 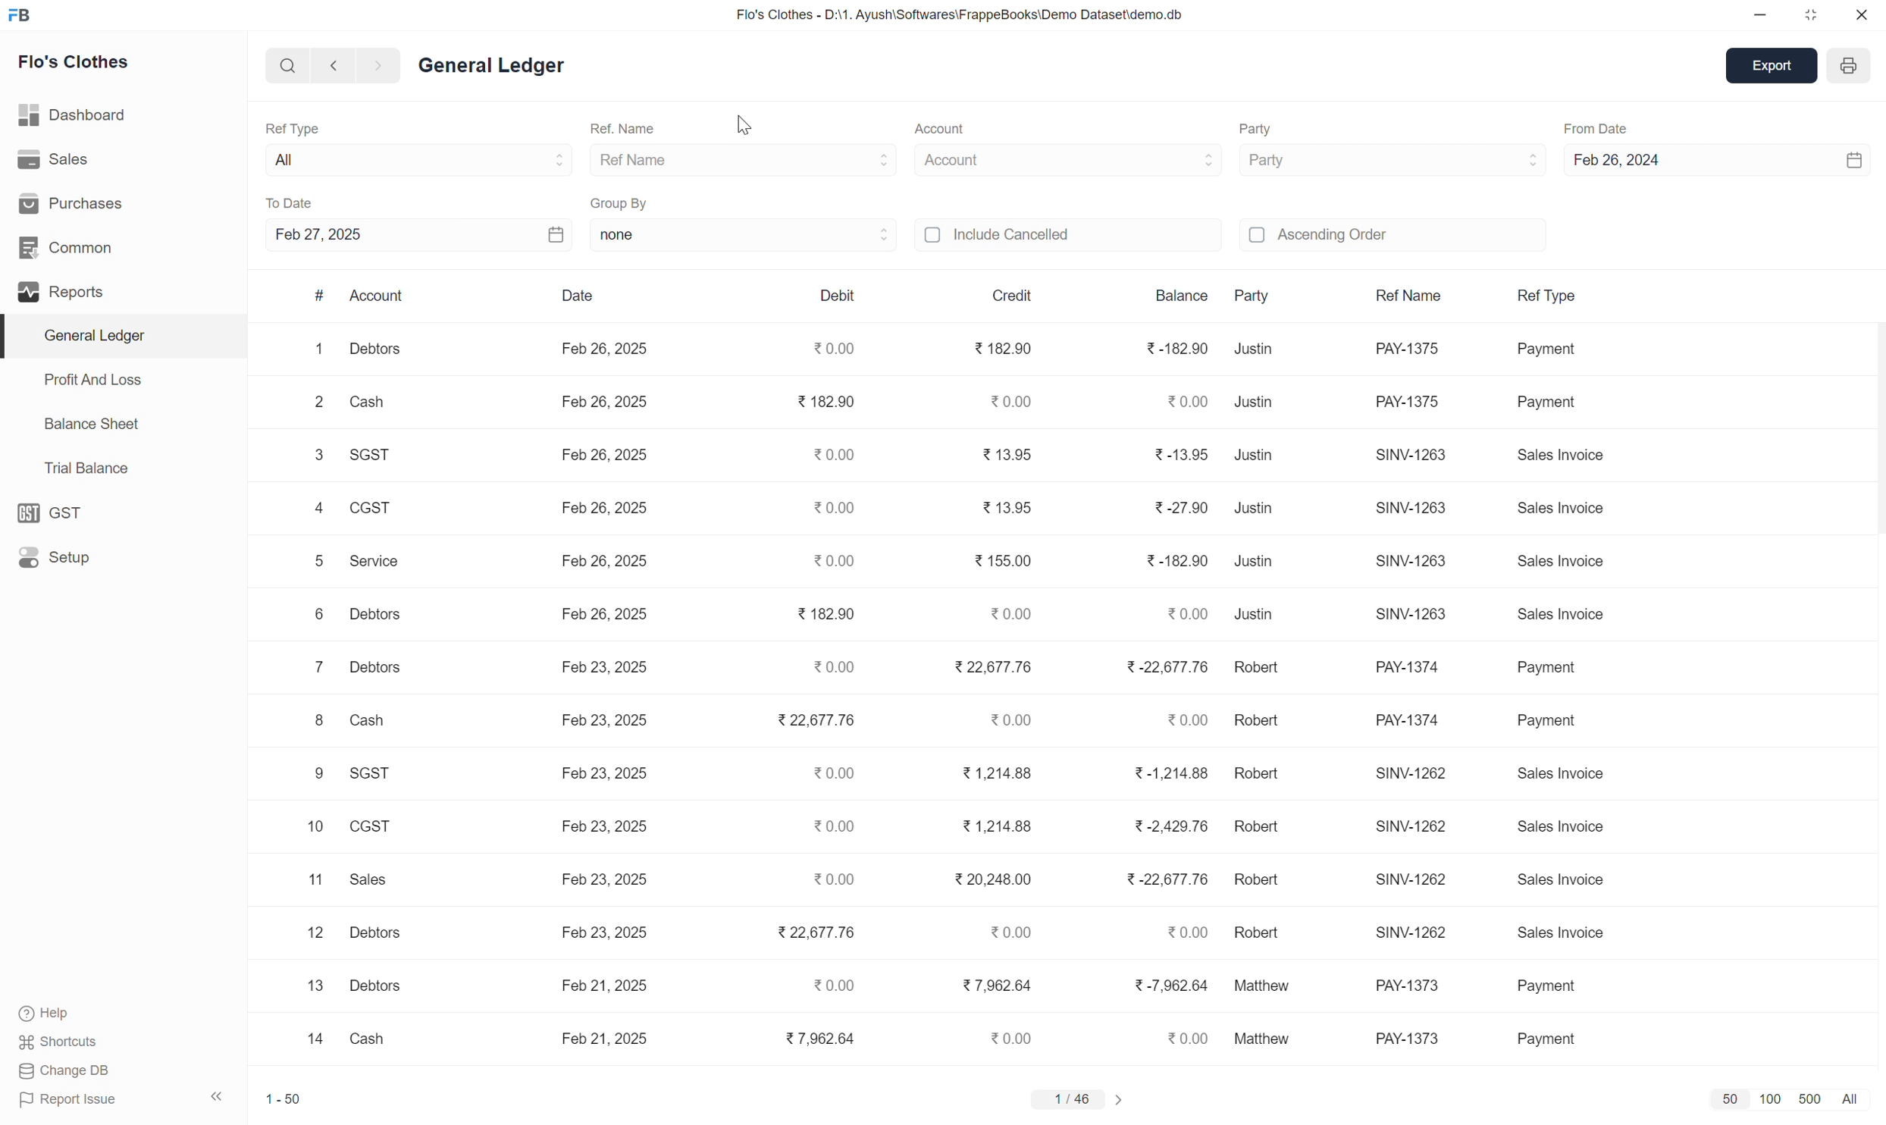 What do you see at coordinates (606, 1037) in the screenshot?
I see `feb 26, 2025` at bounding box center [606, 1037].